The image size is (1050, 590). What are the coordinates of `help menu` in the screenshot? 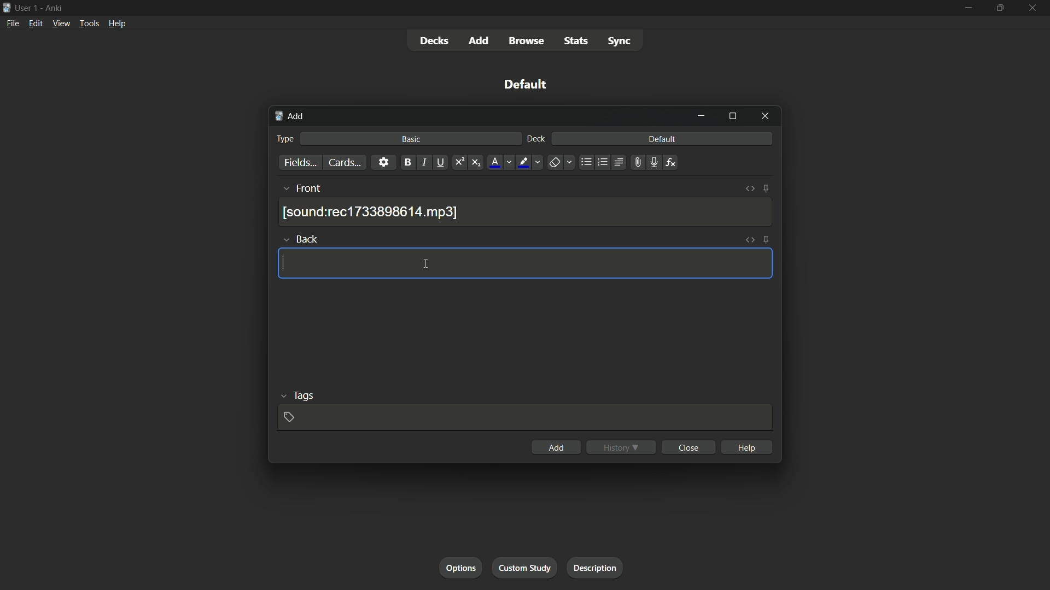 It's located at (116, 23).